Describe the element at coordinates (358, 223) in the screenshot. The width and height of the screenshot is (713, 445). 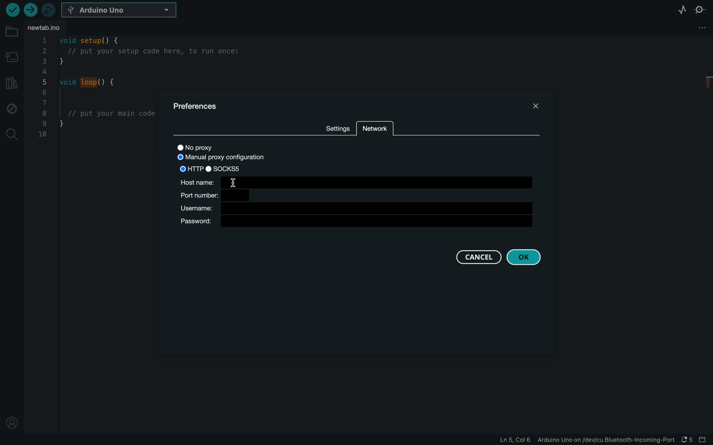
I see `password` at that location.